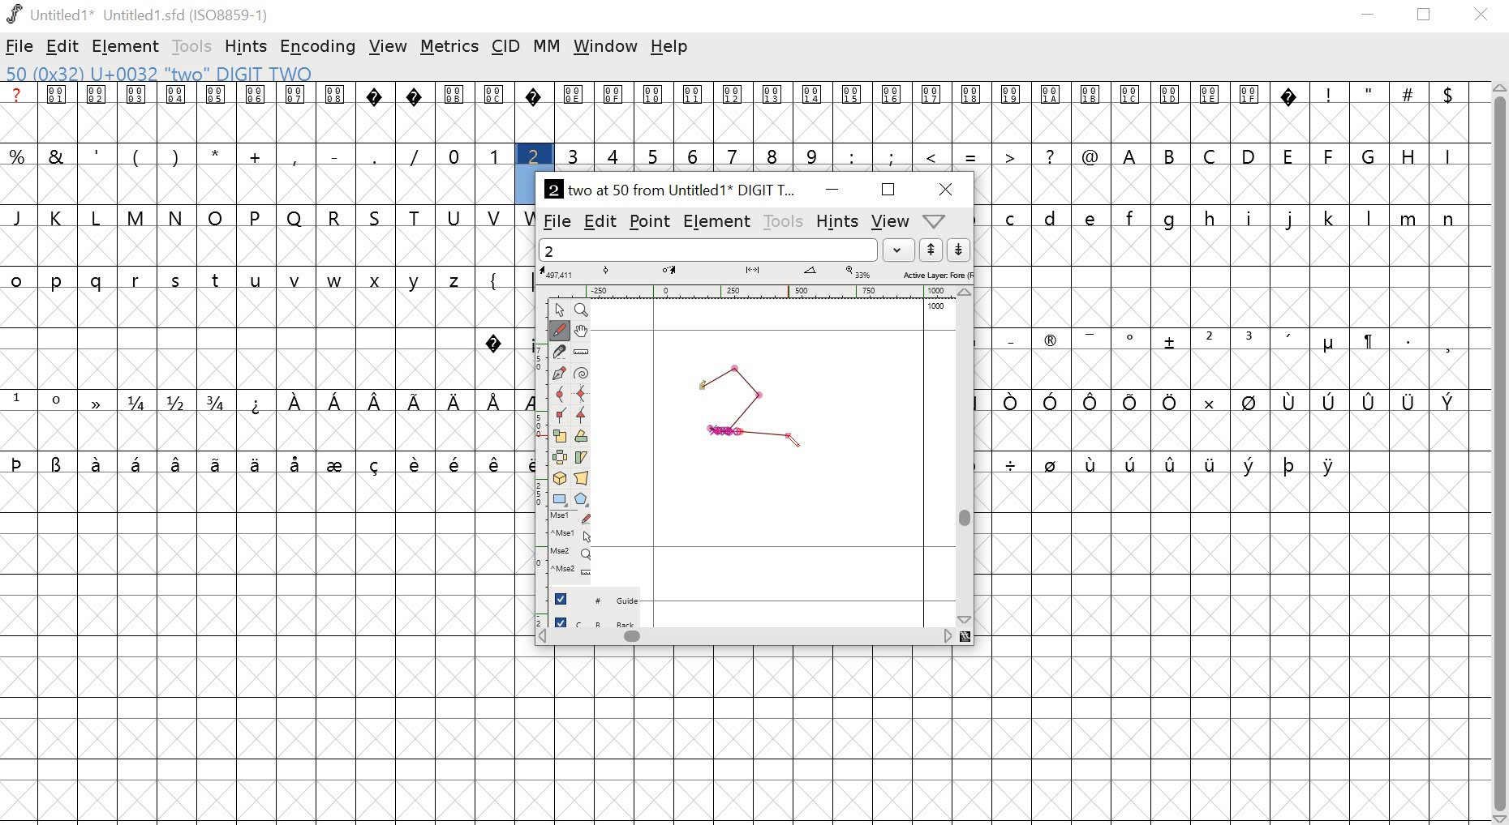 The image size is (1509, 825). What do you see at coordinates (600, 222) in the screenshot?
I see `edit` at bounding box center [600, 222].